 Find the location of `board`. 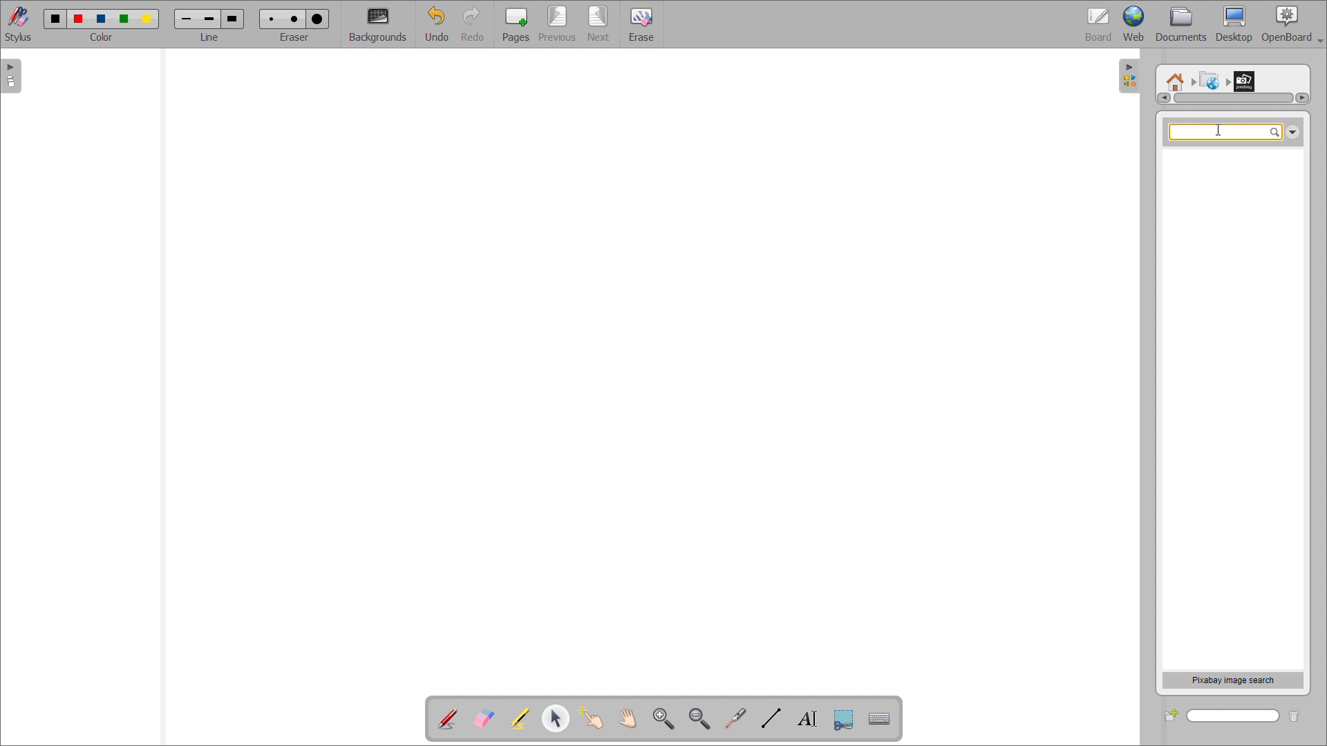

board is located at coordinates (1099, 24).